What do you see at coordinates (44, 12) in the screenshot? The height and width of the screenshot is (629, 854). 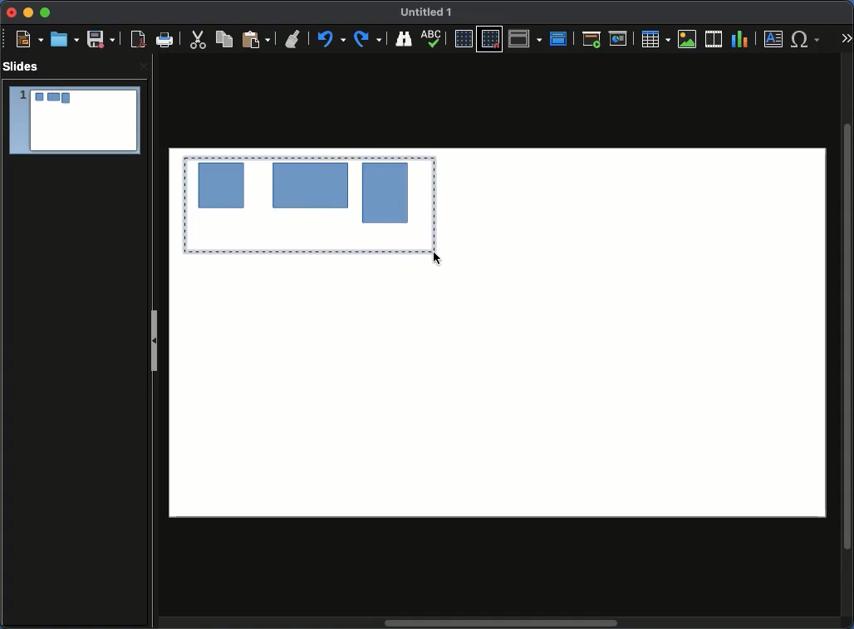 I see `Maximize` at bounding box center [44, 12].